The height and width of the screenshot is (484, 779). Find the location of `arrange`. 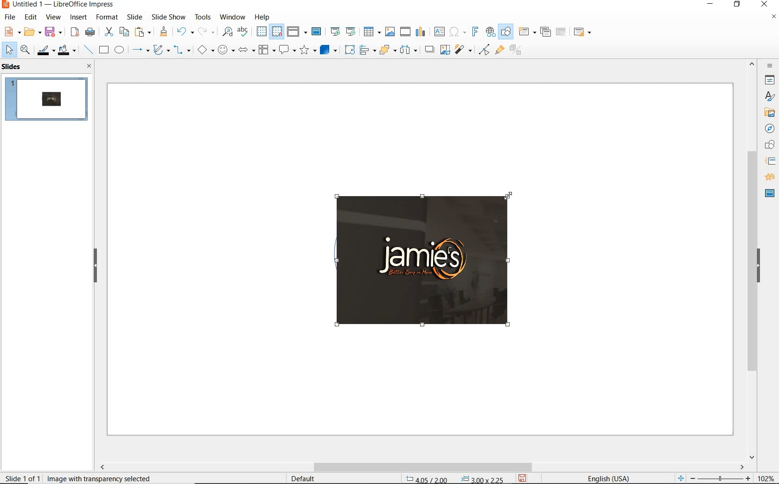

arrange is located at coordinates (386, 49).